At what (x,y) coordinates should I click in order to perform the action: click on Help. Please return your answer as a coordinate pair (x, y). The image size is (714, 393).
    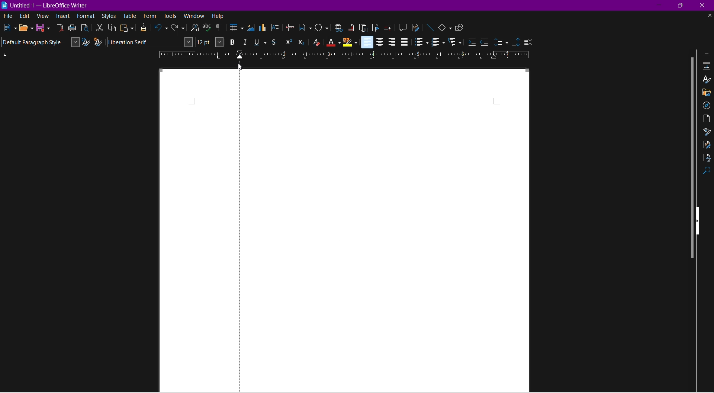
    Looking at the image, I should click on (218, 16).